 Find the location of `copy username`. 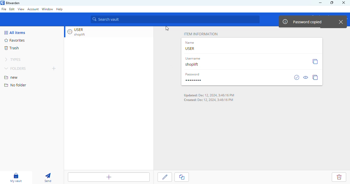

copy username is located at coordinates (315, 61).